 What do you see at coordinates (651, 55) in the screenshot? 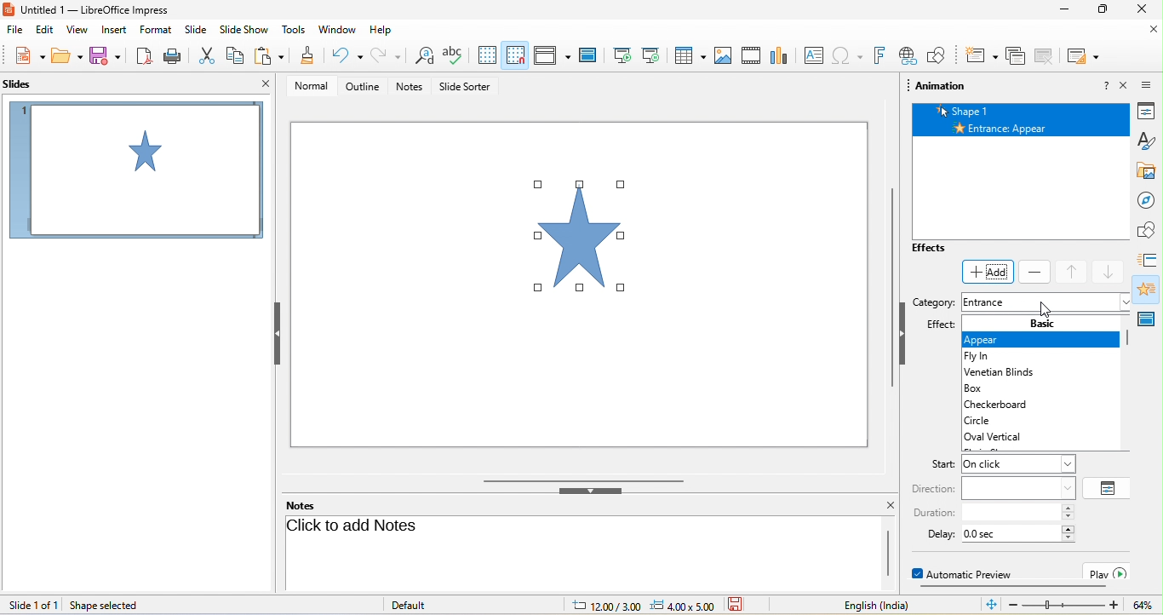
I see `start from current slide` at bounding box center [651, 55].